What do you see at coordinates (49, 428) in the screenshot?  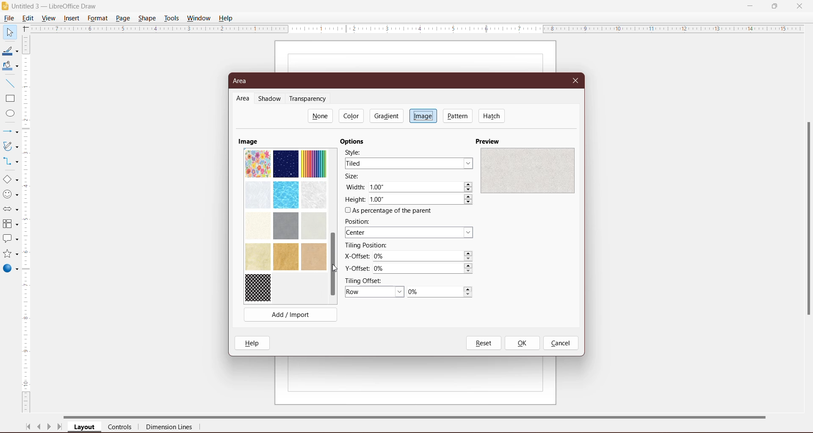 I see `Scroll to next page` at bounding box center [49, 428].